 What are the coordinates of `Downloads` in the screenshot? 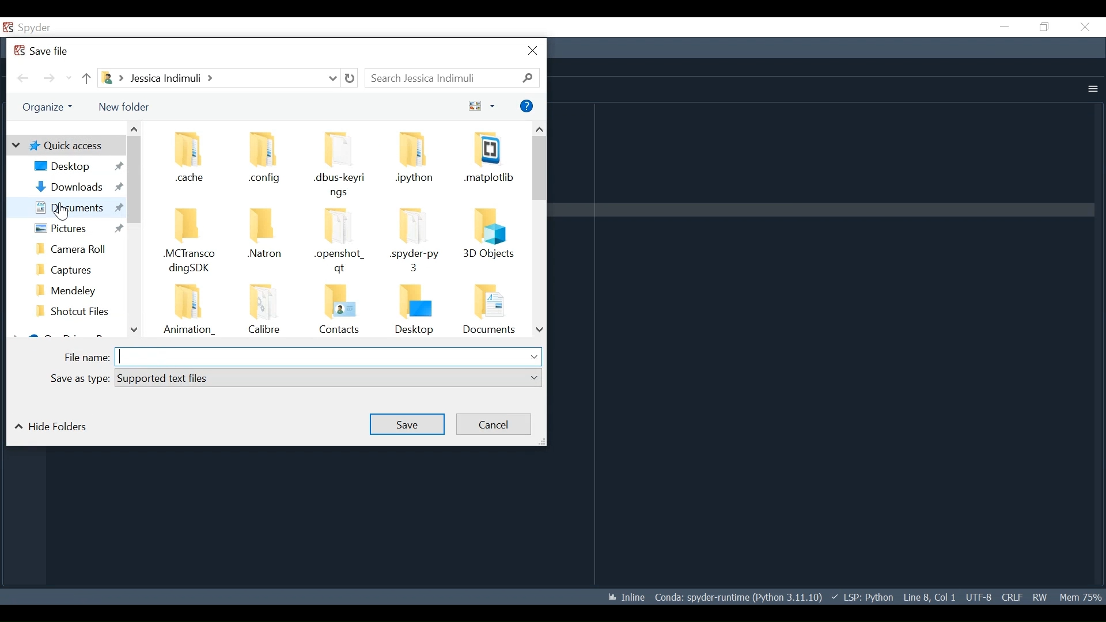 It's located at (75, 187).